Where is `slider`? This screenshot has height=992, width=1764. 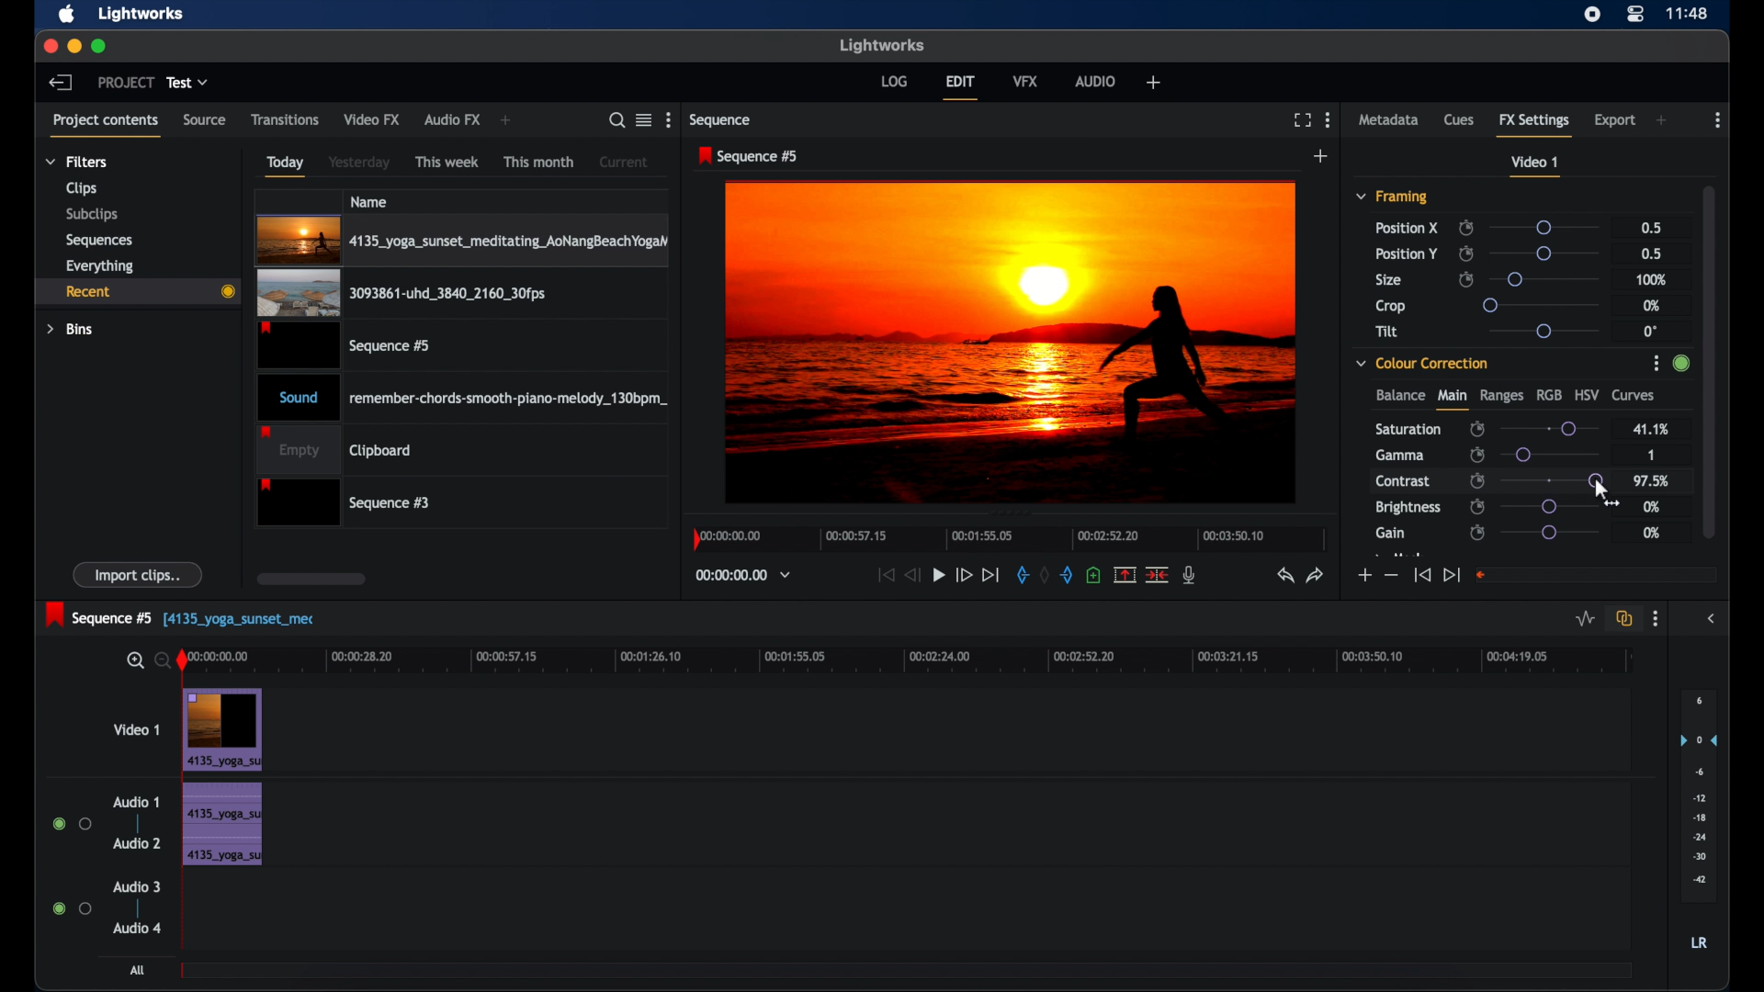 slider is located at coordinates (1543, 331).